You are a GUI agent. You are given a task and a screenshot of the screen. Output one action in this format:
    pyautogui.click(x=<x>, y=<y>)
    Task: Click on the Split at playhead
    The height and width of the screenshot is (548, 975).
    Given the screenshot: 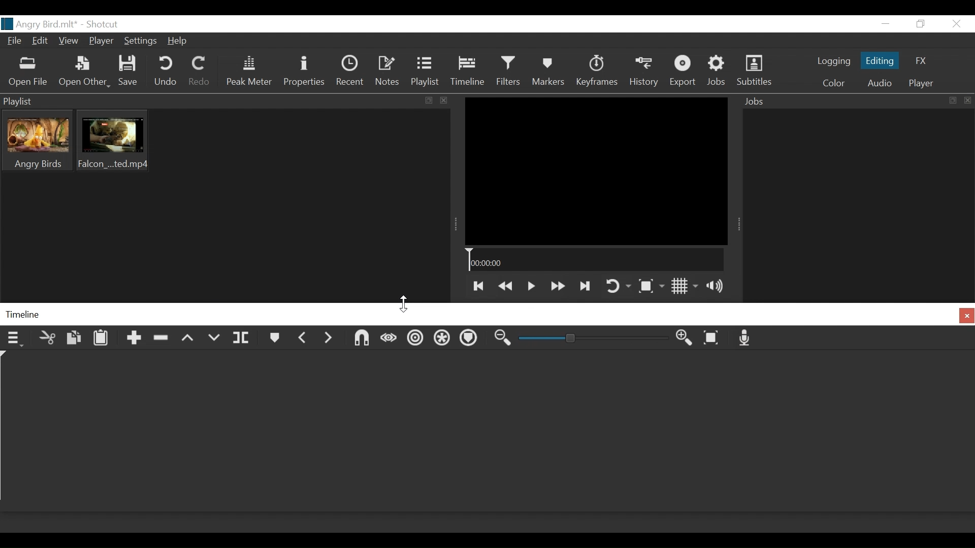 What is the action you would take?
    pyautogui.click(x=243, y=340)
    